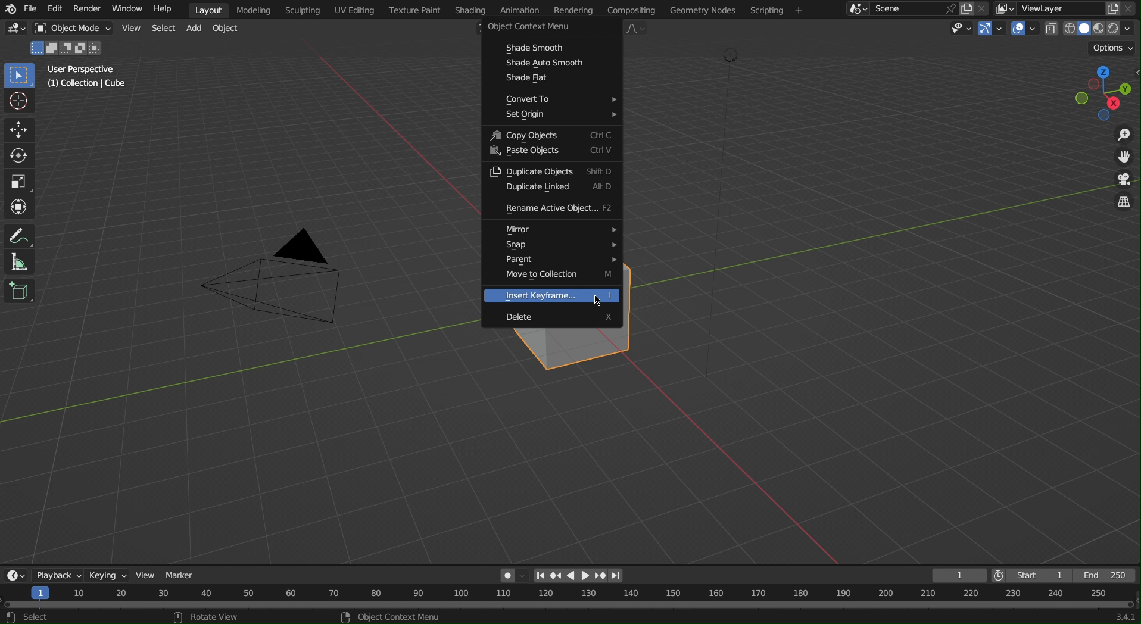  I want to click on Add, so click(194, 29).